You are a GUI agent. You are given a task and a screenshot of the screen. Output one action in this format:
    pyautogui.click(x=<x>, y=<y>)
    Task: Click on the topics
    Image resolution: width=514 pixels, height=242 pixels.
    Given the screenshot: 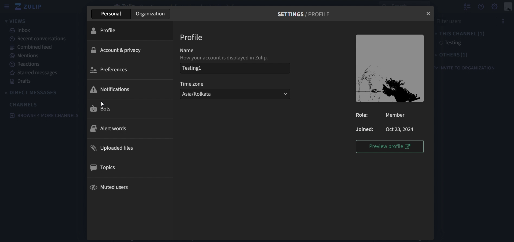 What is the action you would take?
    pyautogui.click(x=106, y=168)
    